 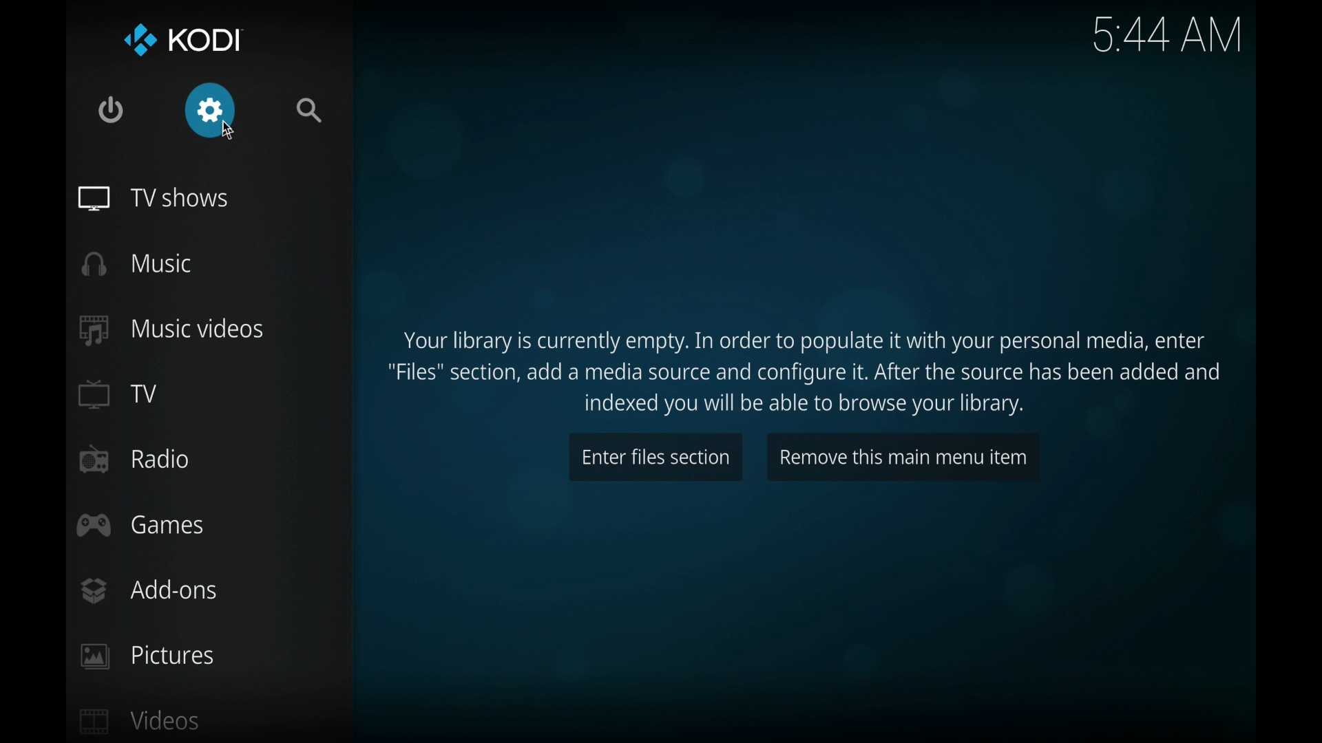 What do you see at coordinates (138, 524) in the screenshot?
I see `games` at bounding box center [138, 524].